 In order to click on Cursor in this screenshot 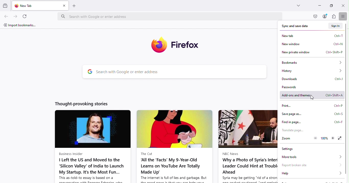, I will do `click(313, 97)`.